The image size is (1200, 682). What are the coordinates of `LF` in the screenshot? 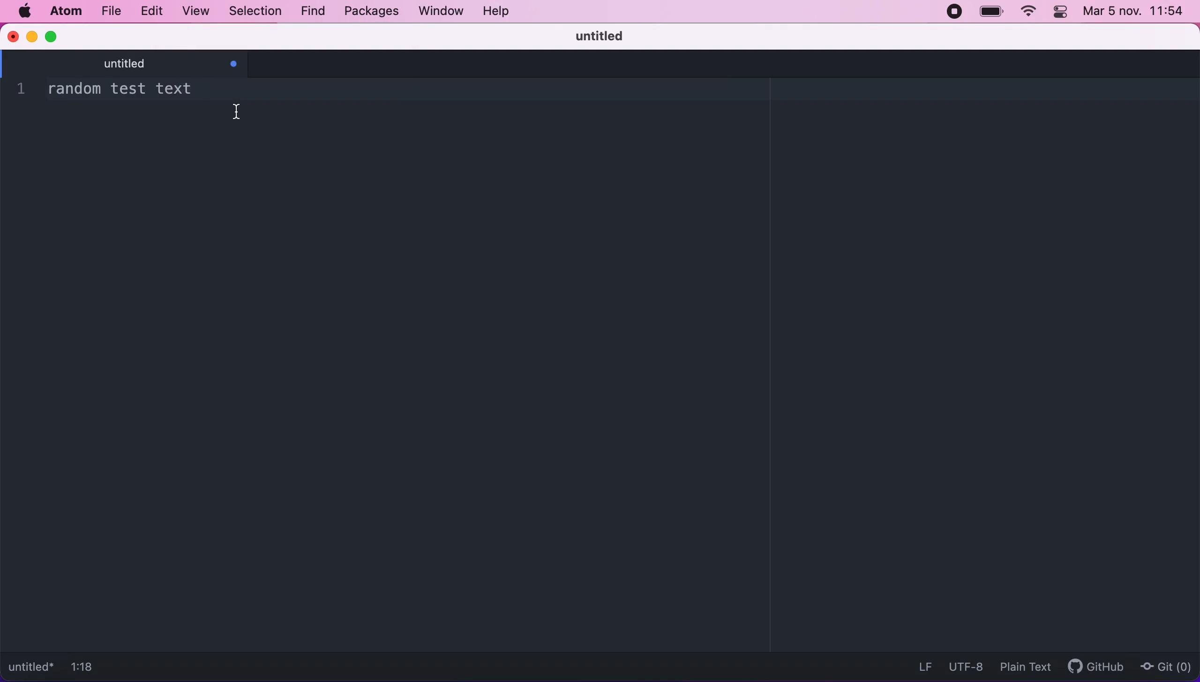 It's located at (922, 665).